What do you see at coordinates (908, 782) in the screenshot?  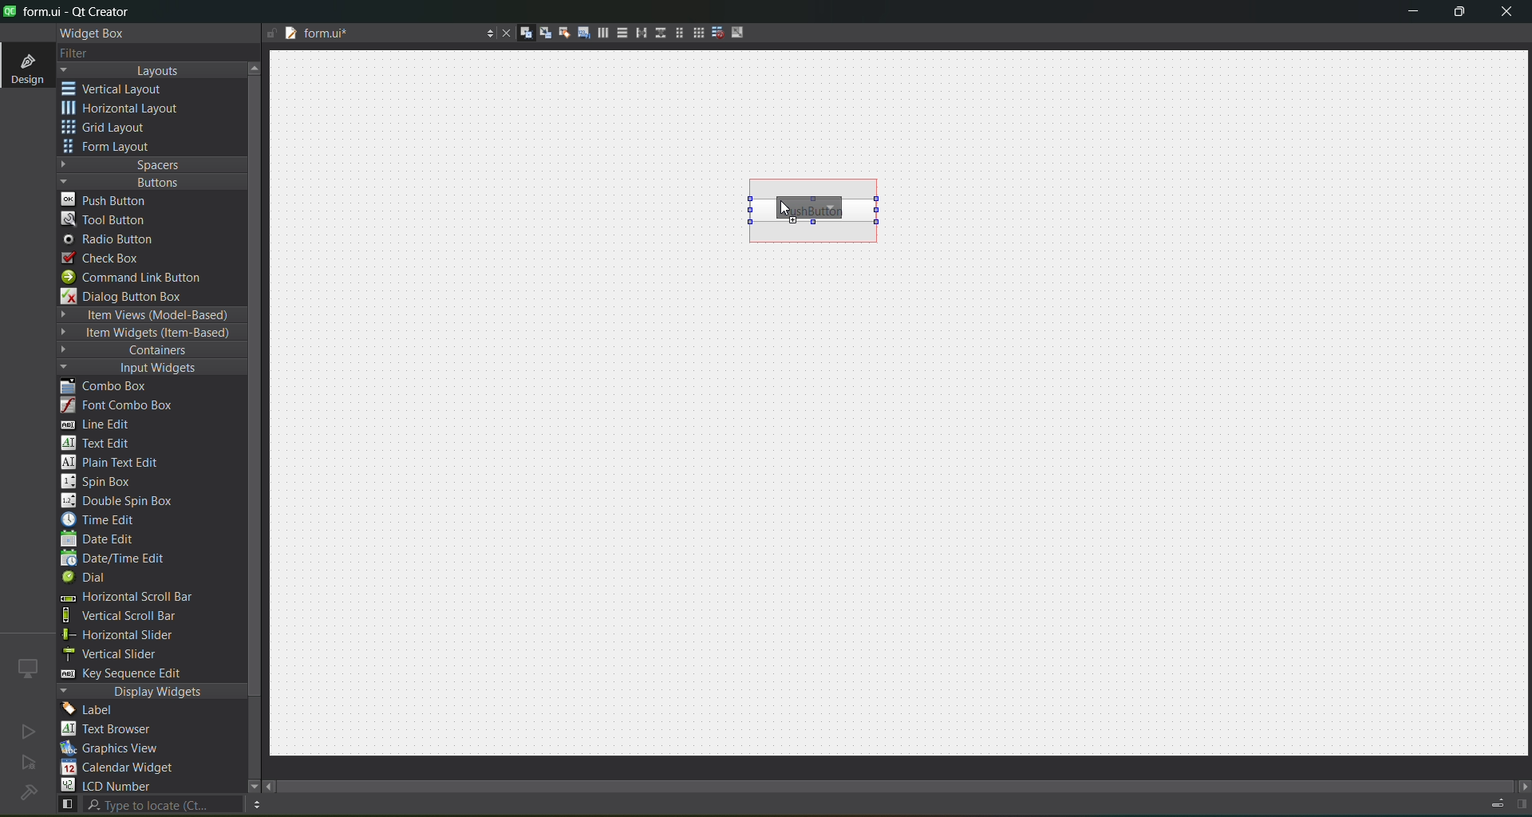 I see `scroll bar` at bounding box center [908, 782].